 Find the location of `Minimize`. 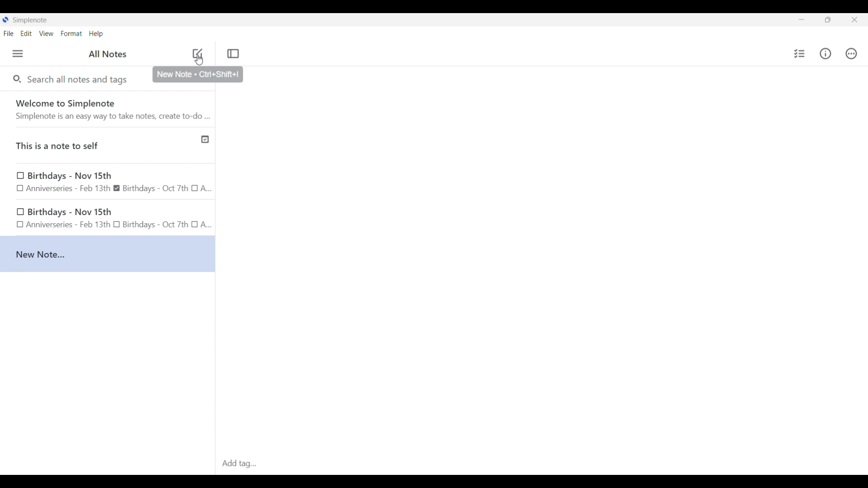

Minimize is located at coordinates (802, 19).